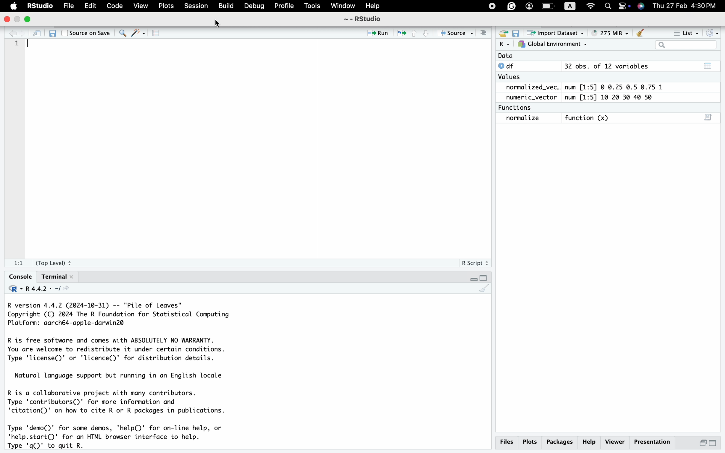 This screenshot has width=725, height=453. Describe the element at coordinates (484, 277) in the screenshot. I see `maximize` at that location.